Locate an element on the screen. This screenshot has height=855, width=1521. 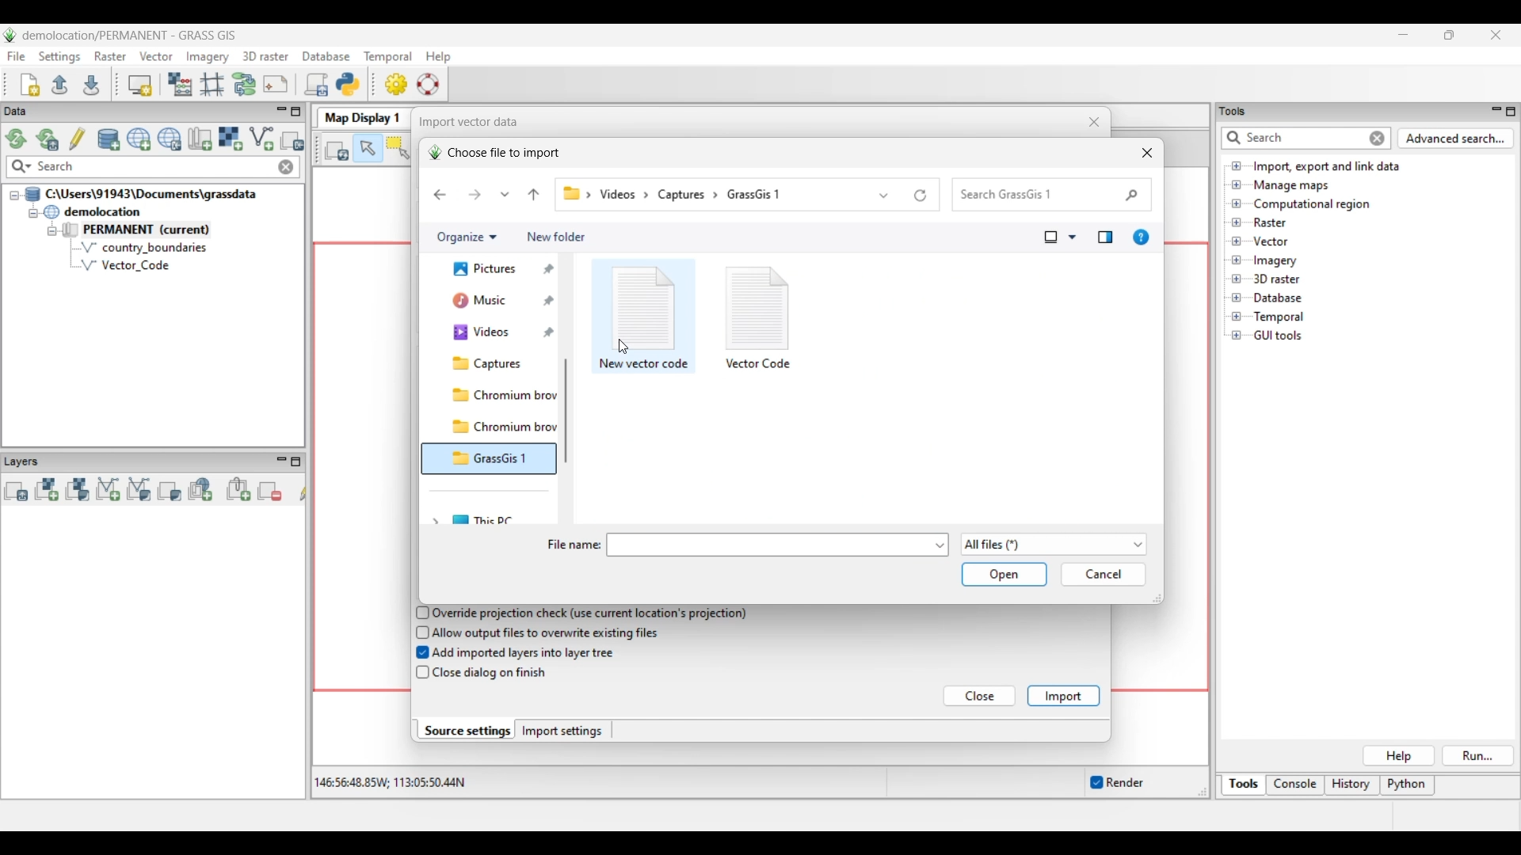
File name options is located at coordinates (940, 545).